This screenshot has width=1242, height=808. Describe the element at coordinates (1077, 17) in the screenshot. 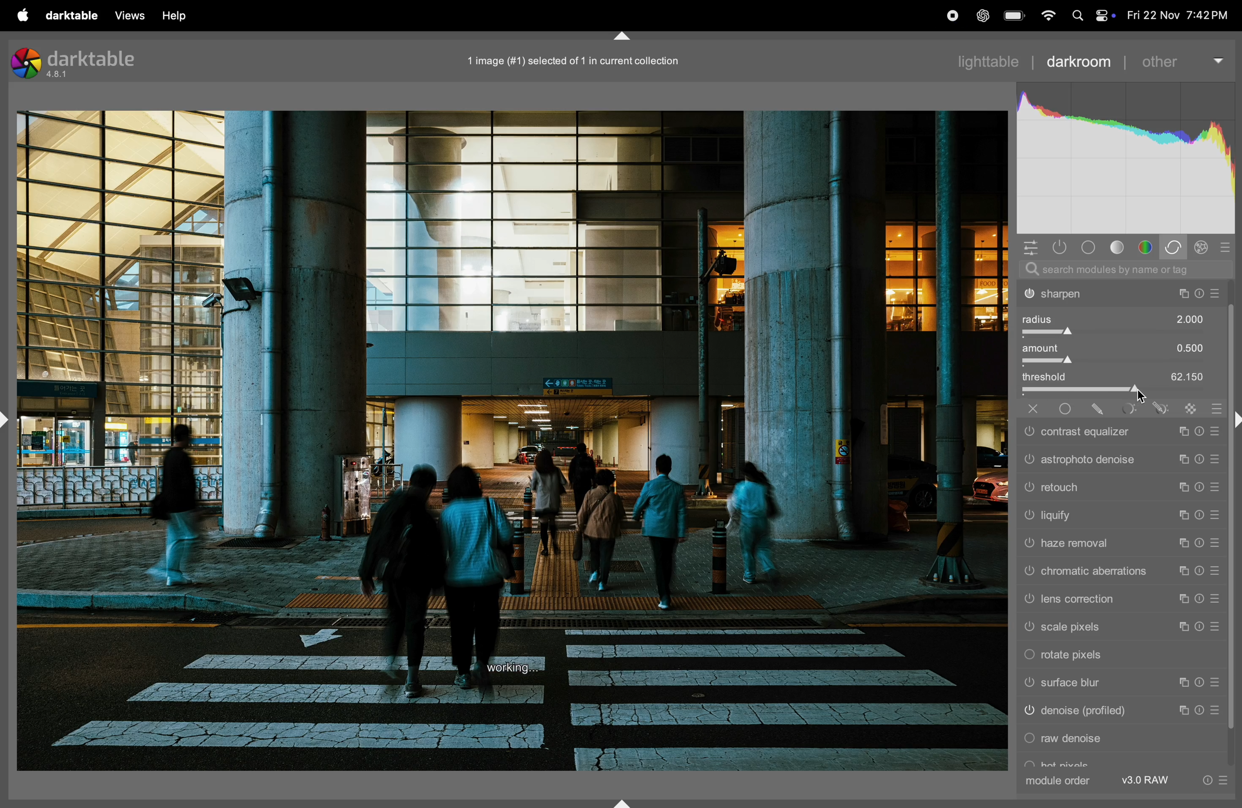

I see `spotlight search` at that location.